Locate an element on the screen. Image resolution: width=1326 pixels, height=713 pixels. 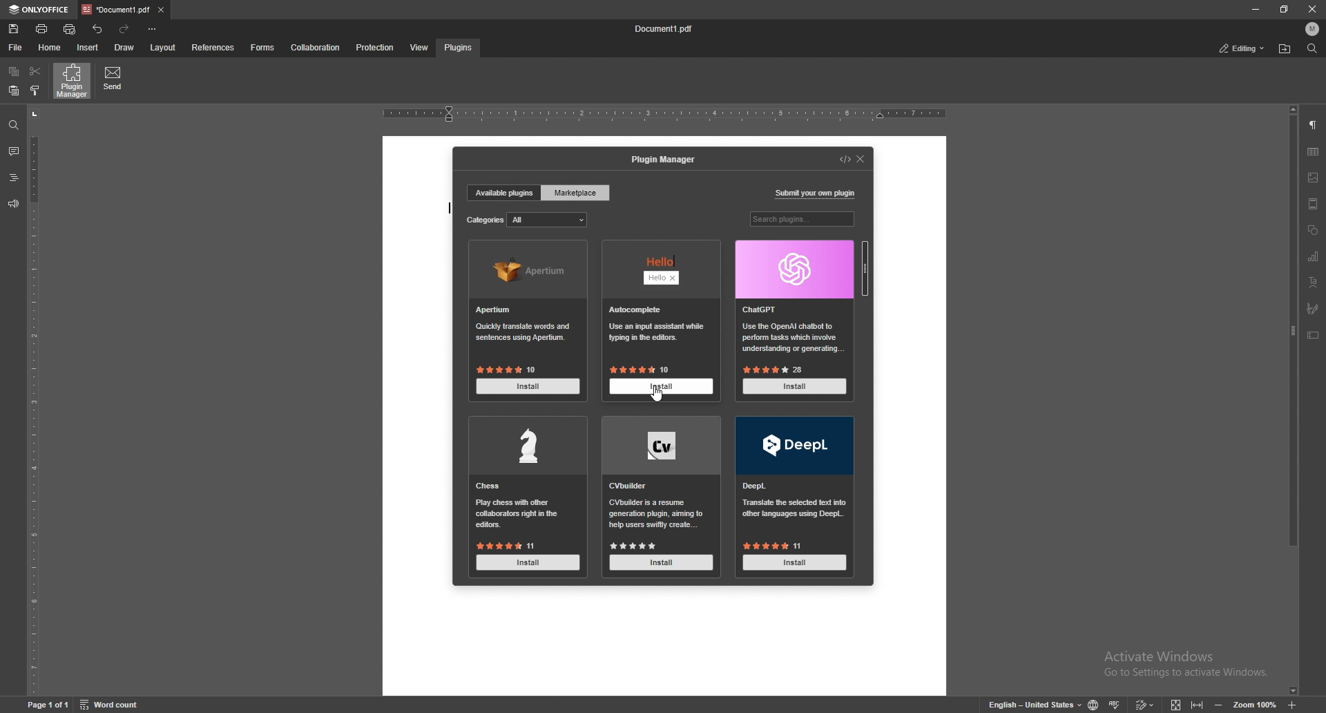
available plugins is located at coordinates (505, 193).